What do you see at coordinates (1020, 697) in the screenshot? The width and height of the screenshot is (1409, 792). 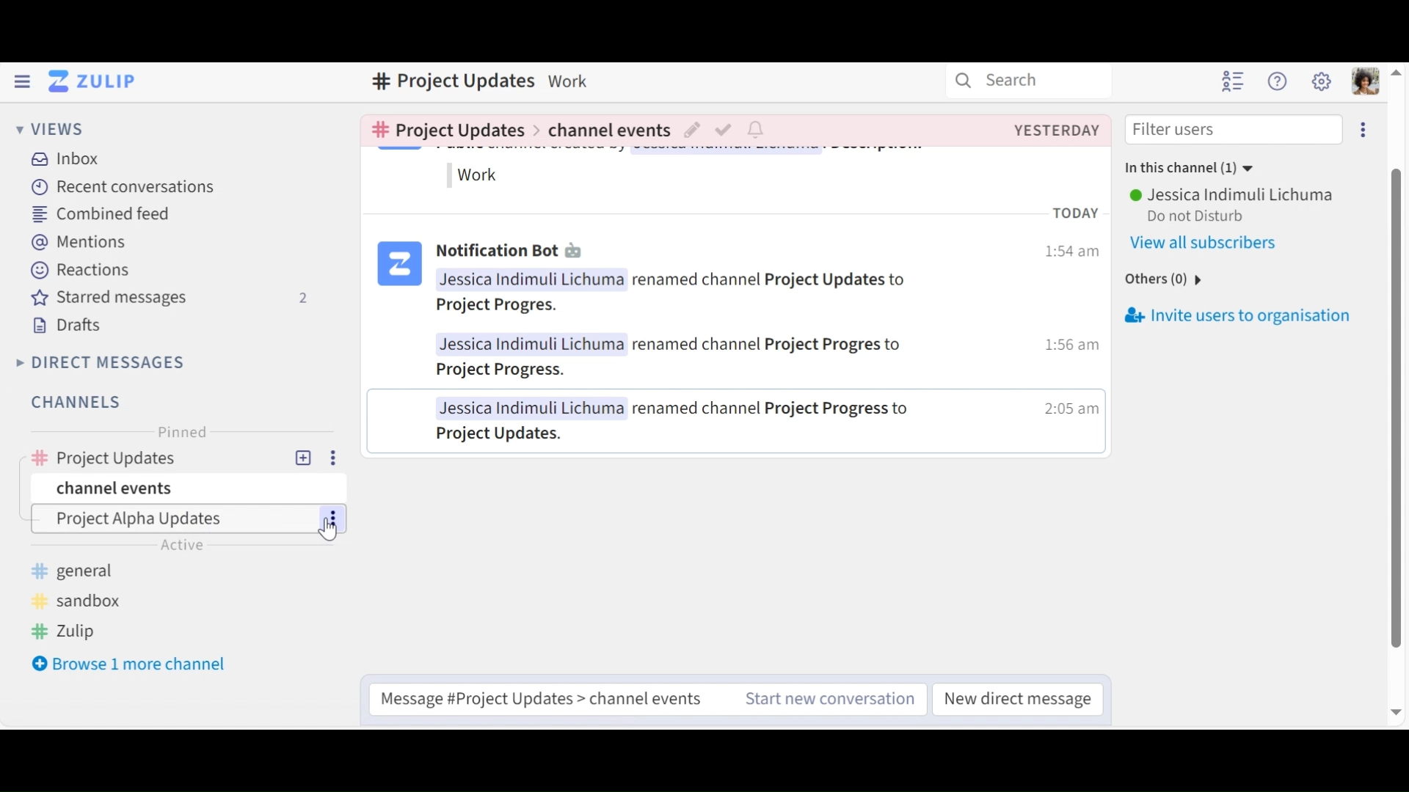 I see `New direct message` at bounding box center [1020, 697].